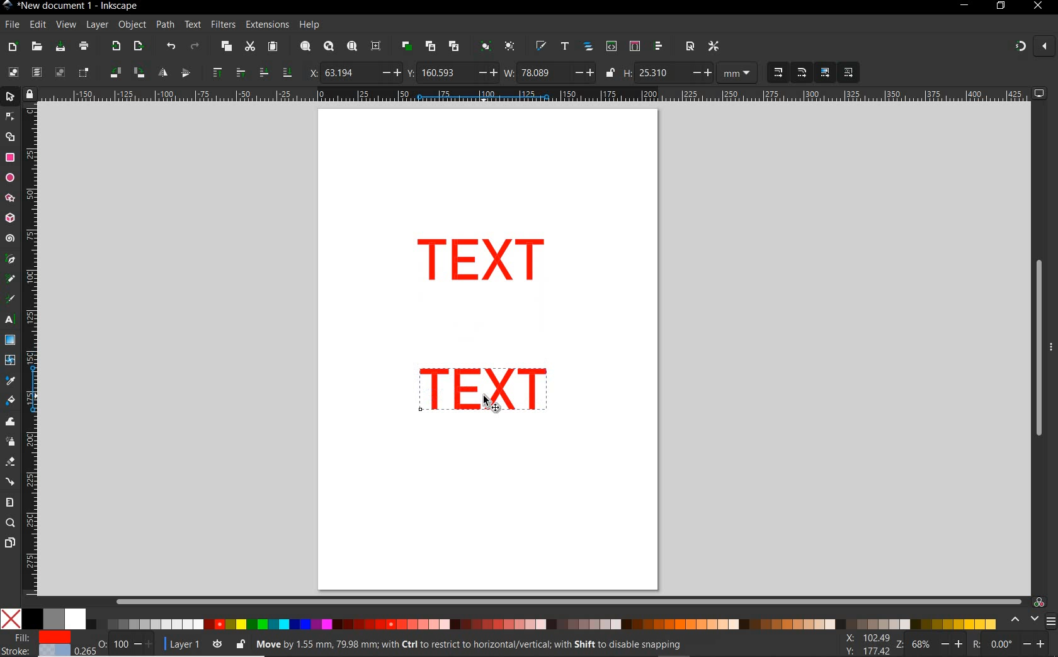 Image resolution: width=1058 pixels, height=657 pixels. What do you see at coordinates (179, 643) in the screenshot?
I see `current layer` at bounding box center [179, 643].